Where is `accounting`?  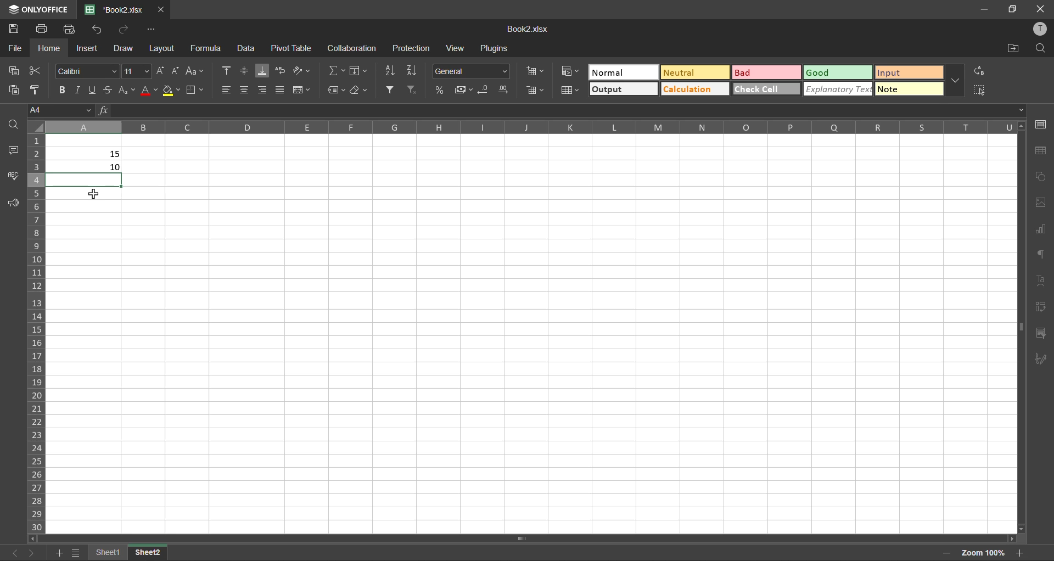 accounting is located at coordinates (463, 89).